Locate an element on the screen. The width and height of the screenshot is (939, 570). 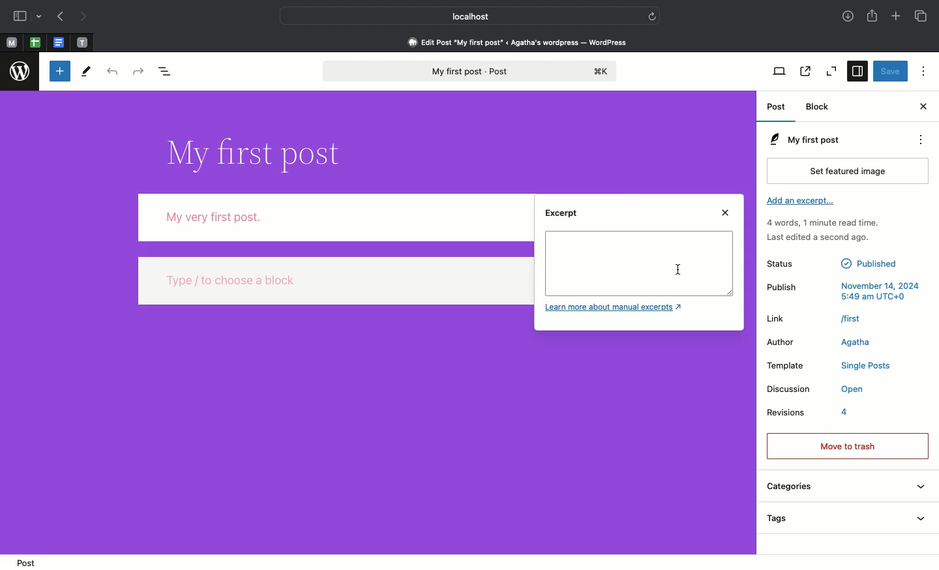
Type / to choose a block is located at coordinates (334, 279).